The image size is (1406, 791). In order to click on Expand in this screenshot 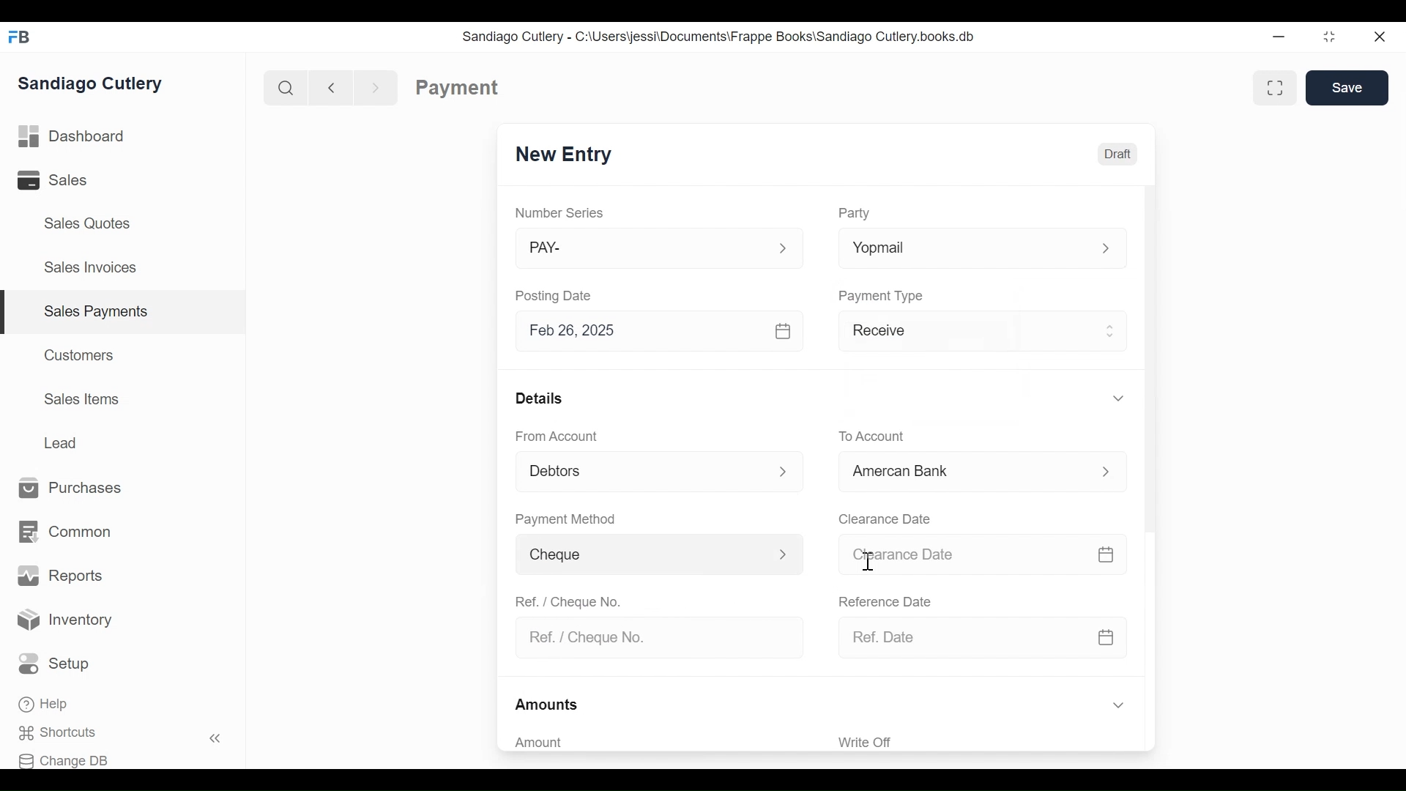, I will do `click(783, 553)`.